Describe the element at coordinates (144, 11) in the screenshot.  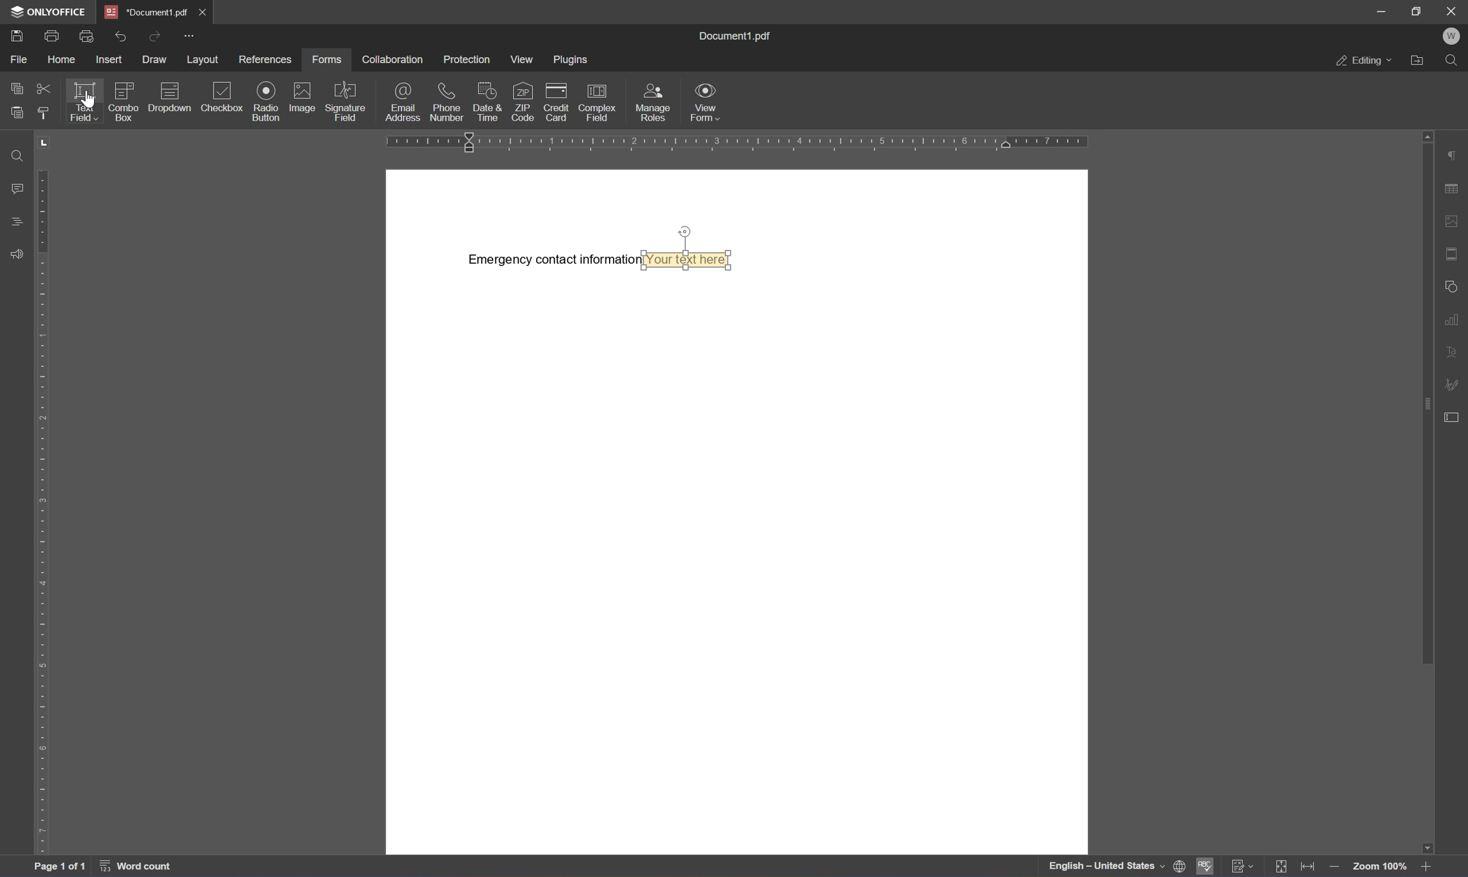
I see `*document1.pdf` at that location.